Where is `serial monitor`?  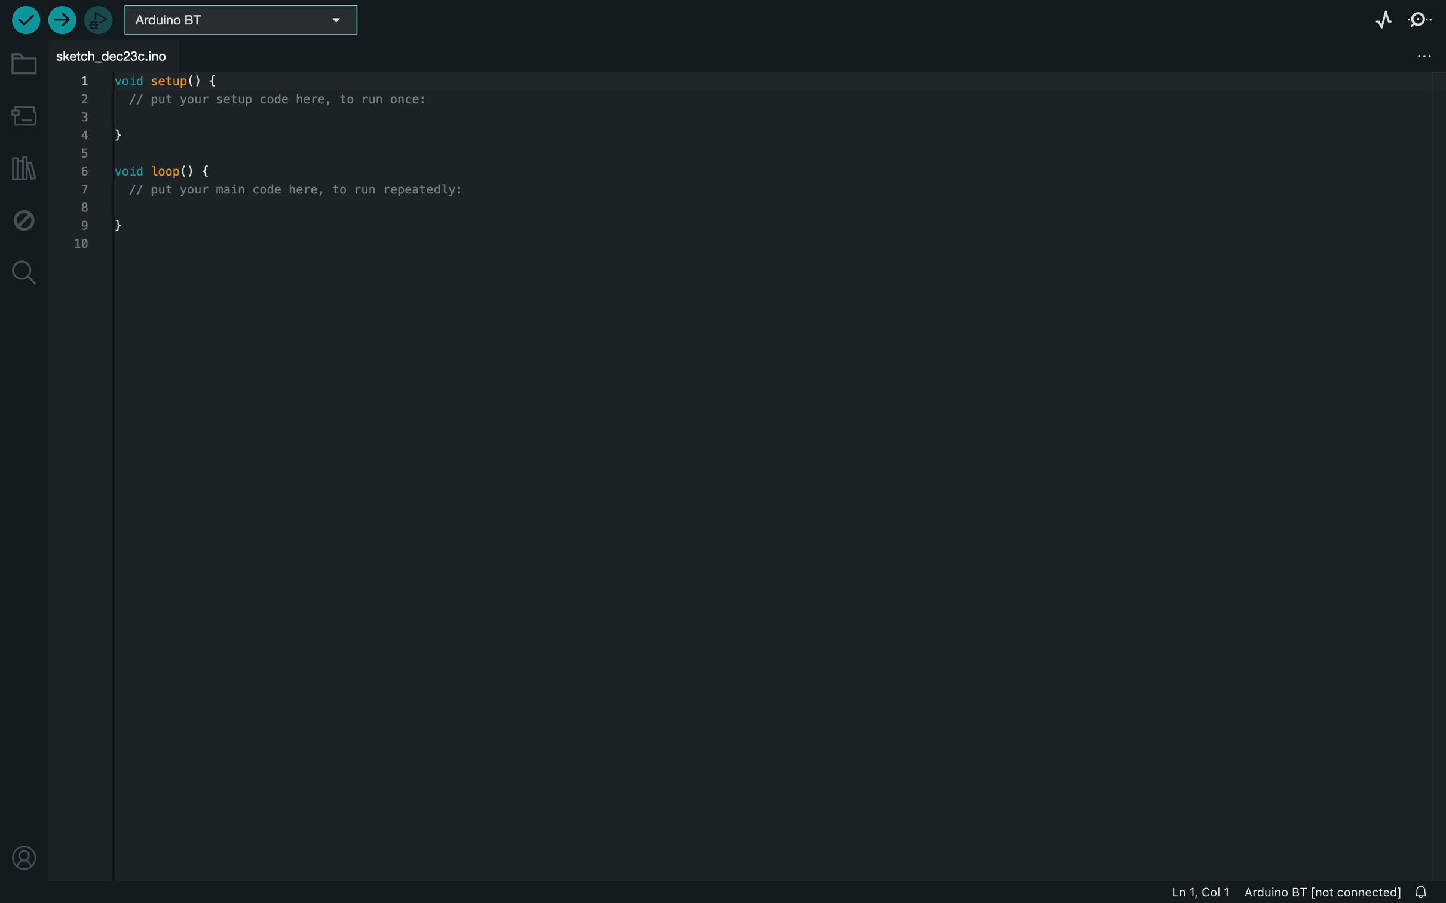 serial monitor is located at coordinates (1423, 19).